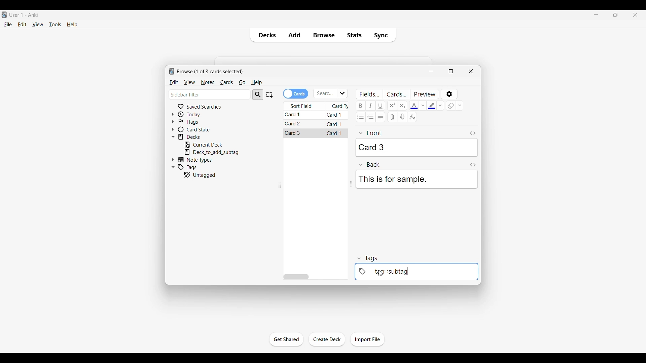  I want to click on Click to expand Note Types, so click(173, 160).